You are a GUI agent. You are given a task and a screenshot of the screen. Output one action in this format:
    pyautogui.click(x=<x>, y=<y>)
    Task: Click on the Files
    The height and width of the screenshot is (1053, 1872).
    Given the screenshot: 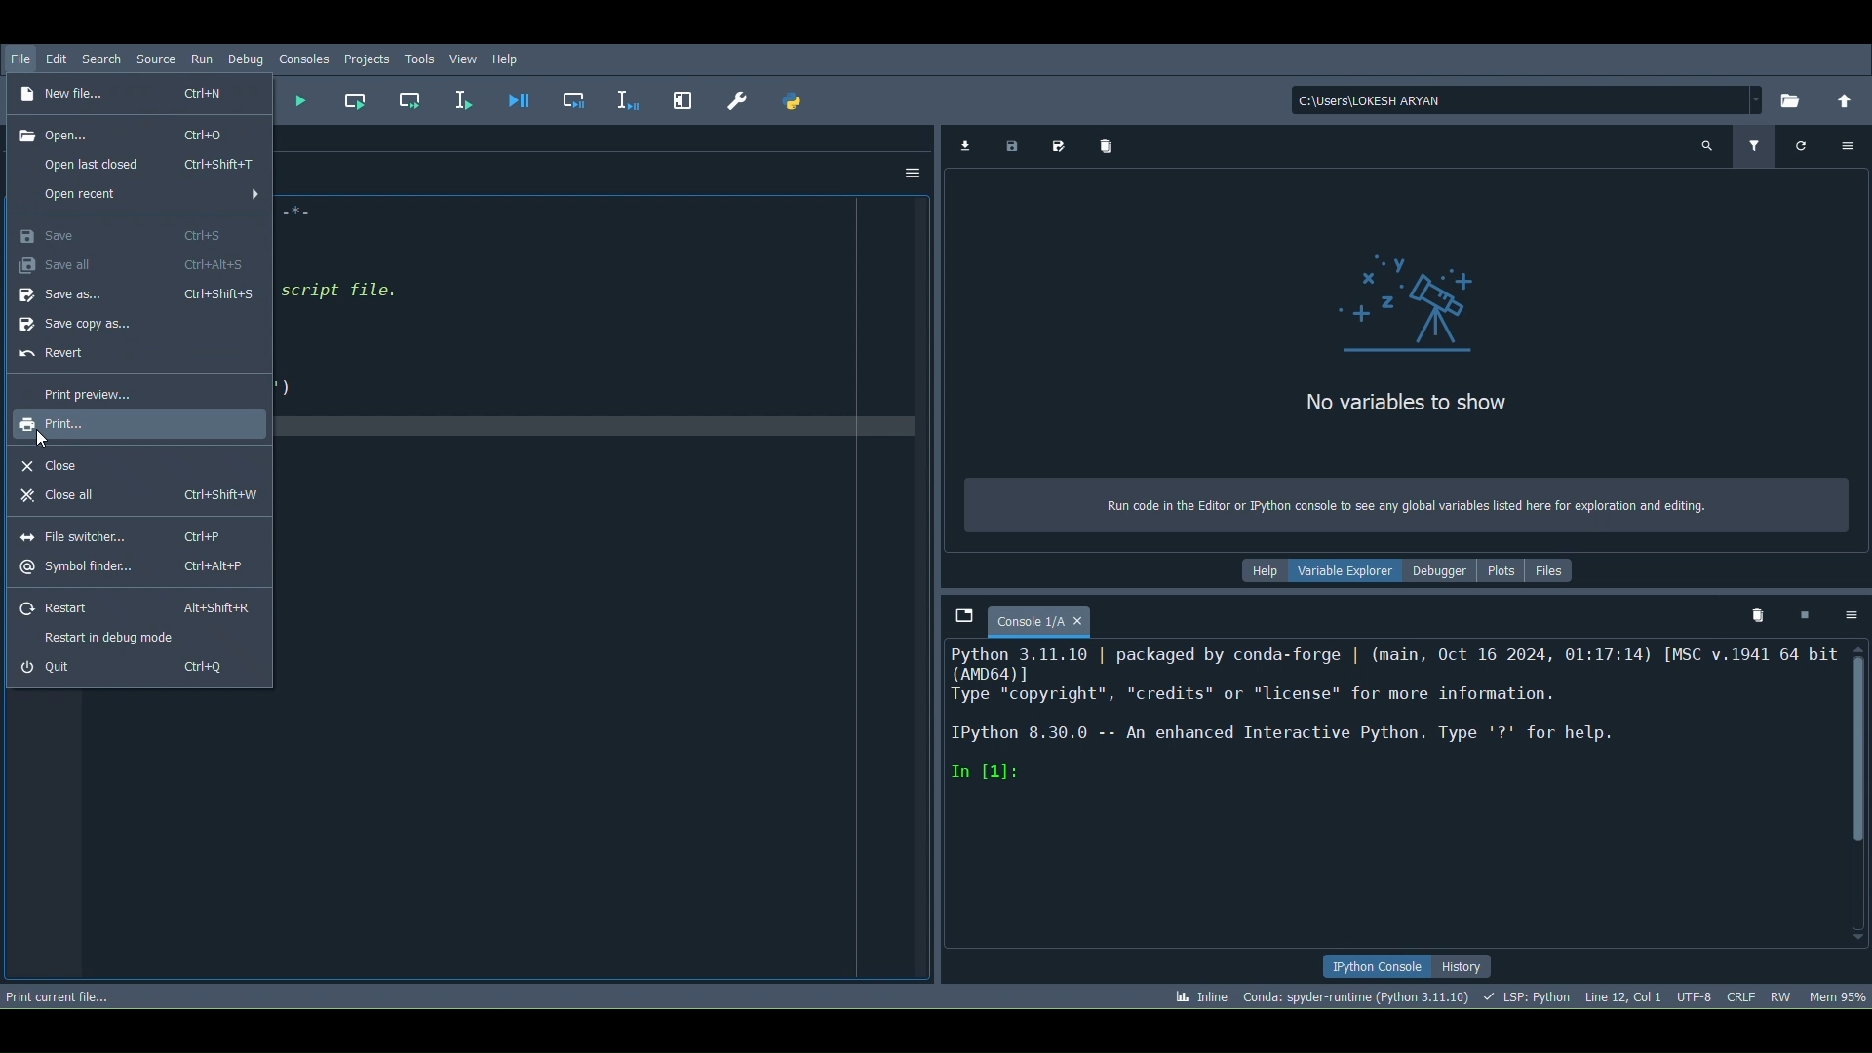 What is the action you would take?
    pyautogui.click(x=1557, y=573)
    